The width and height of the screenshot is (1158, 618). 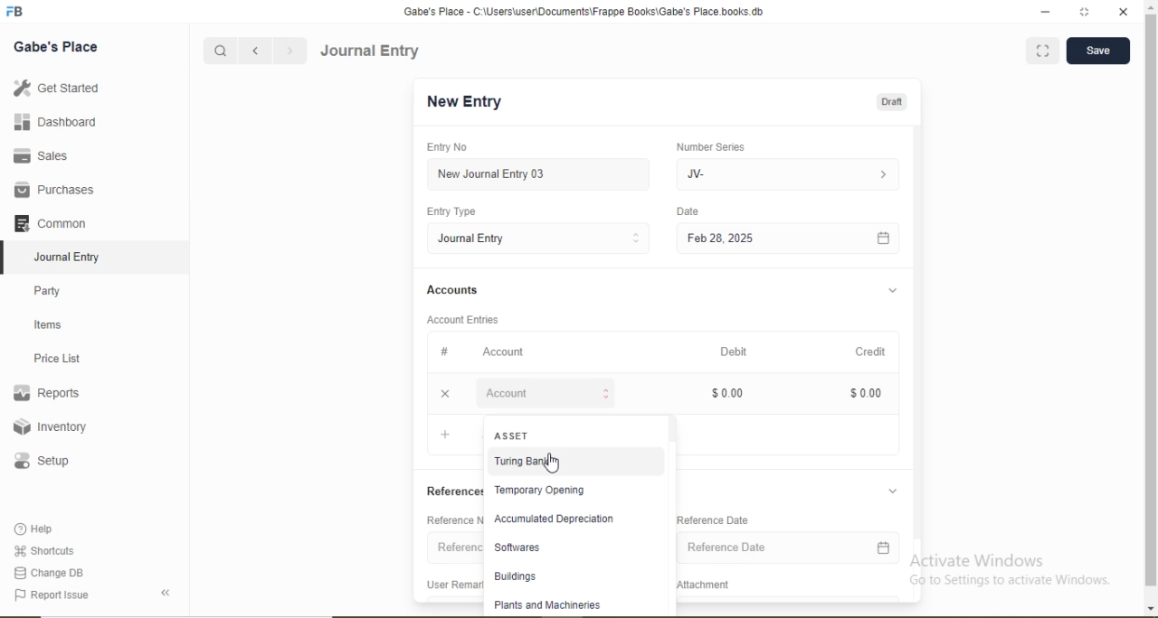 What do you see at coordinates (51, 595) in the screenshot?
I see `Report Issue` at bounding box center [51, 595].